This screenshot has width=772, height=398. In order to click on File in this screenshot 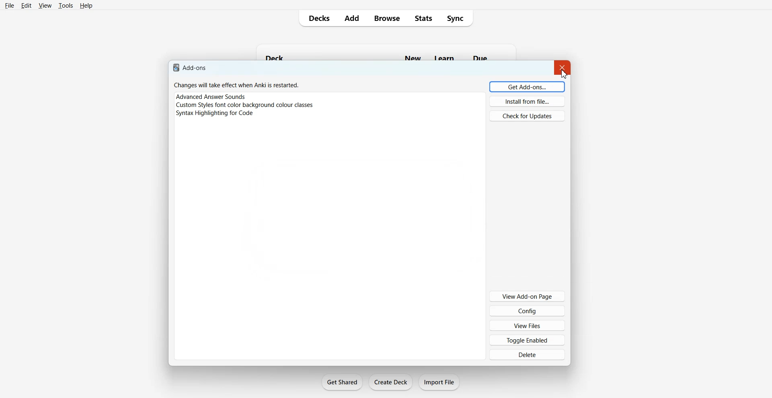, I will do `click(10, 5)`.